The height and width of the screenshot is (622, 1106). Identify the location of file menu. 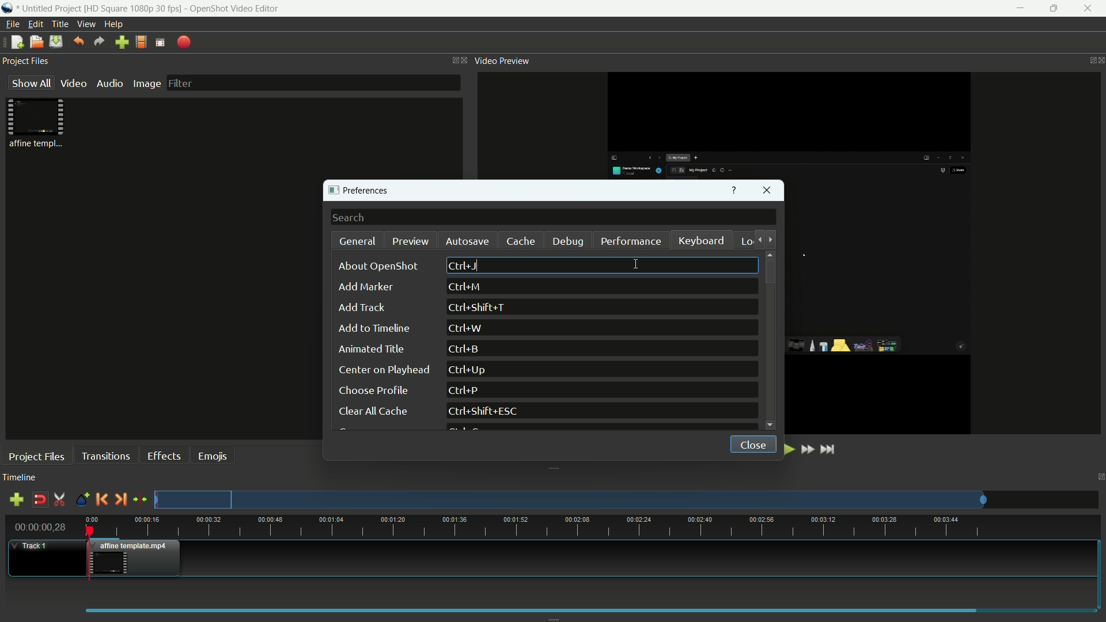
(12, 24).